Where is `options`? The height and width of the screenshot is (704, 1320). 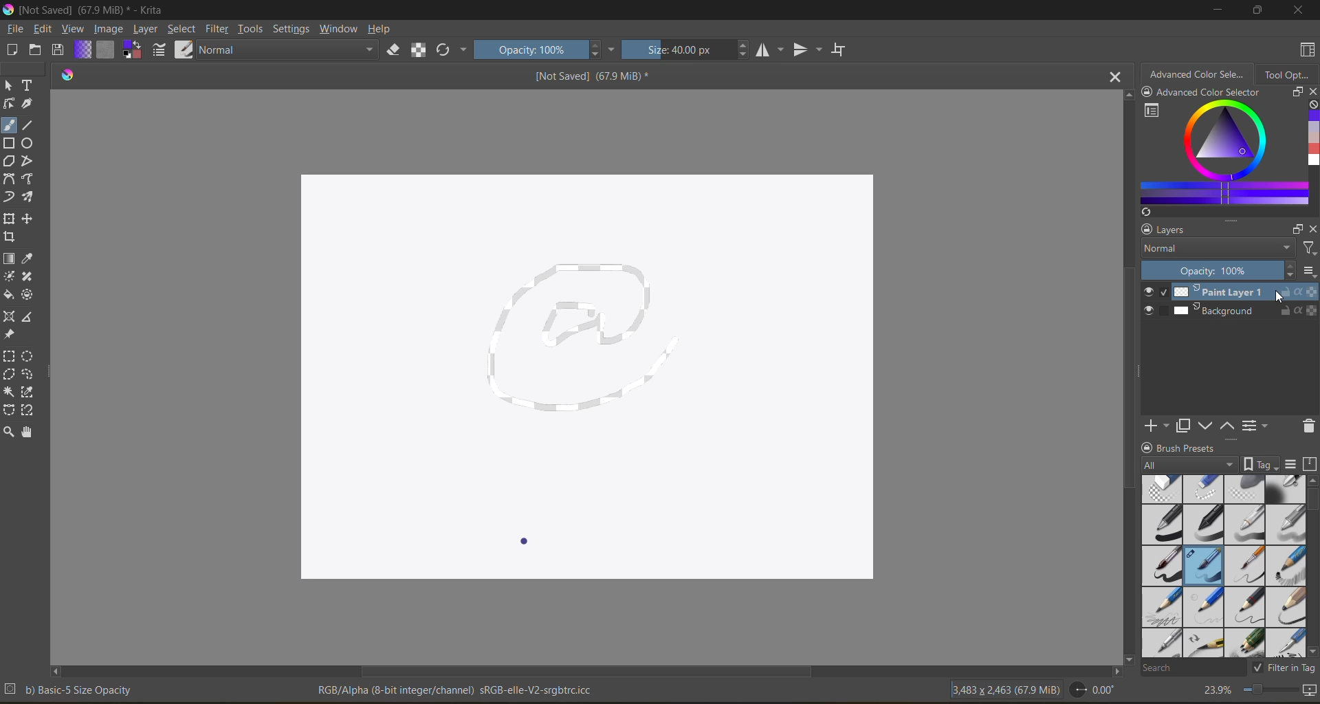 options is located at coordinates (1308, 270).